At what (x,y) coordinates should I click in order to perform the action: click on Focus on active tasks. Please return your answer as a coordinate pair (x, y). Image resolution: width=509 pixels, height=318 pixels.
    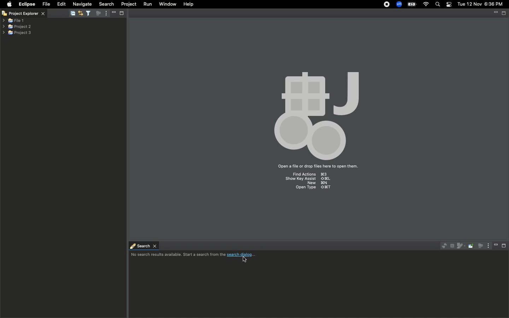
    Looking at the image, I should click on (480, 246).